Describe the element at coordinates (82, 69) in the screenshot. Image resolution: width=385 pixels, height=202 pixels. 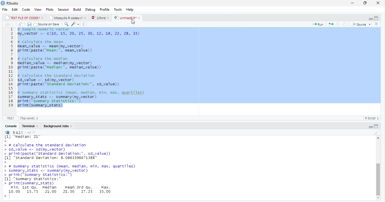
I see `# Sample numeric vector my_vector <- c(10, 15, 20, 25, 30, 12, 18, 22, 28, 35)# Calculate the meannean_value <- mean (my_vector)print (paste("Mean:", mean_value))# Calculate the mediannedian_value <- median(ny_vector)print (paste("Median:”, median_value))# Calculate the standard deviationsd_value <- sd(my_vector)print (paste("standard Deviation:", sd_value))# summary statistics (mean, median, min, max, quartiles)summary_stats <- summary (my_vector)print (“Summary statistics: )print (sunmary_stats)` at that location.